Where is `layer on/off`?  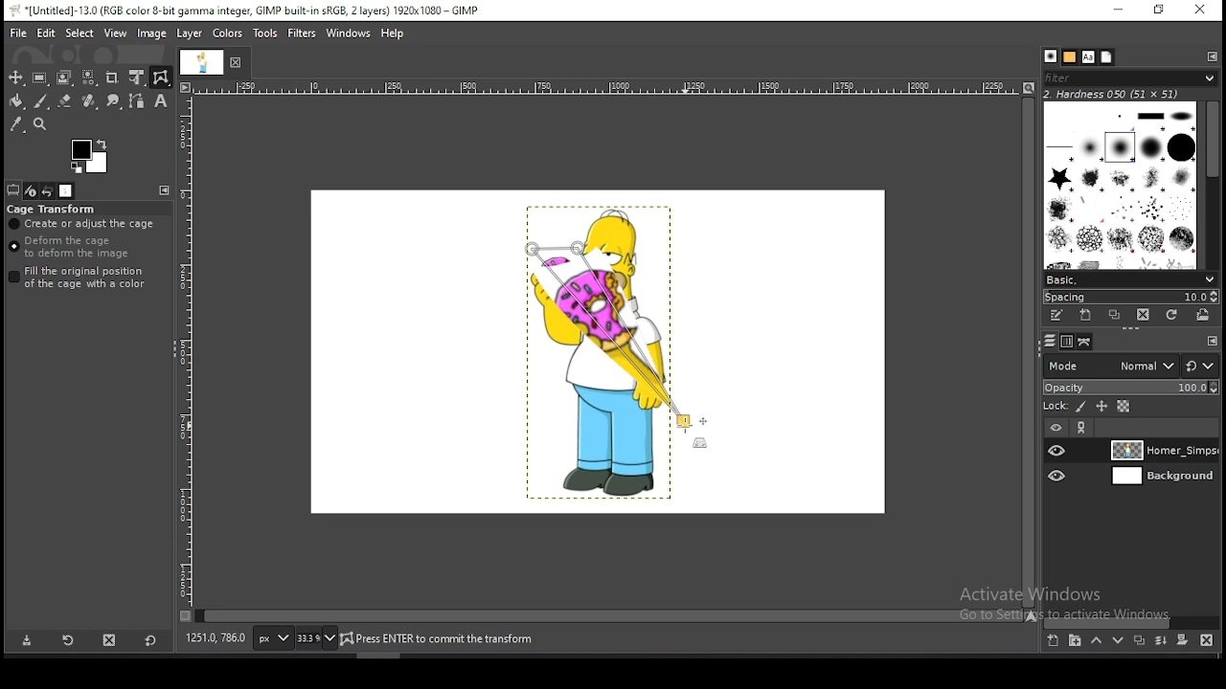
layer on/off is located at coordinates (1056, 427).